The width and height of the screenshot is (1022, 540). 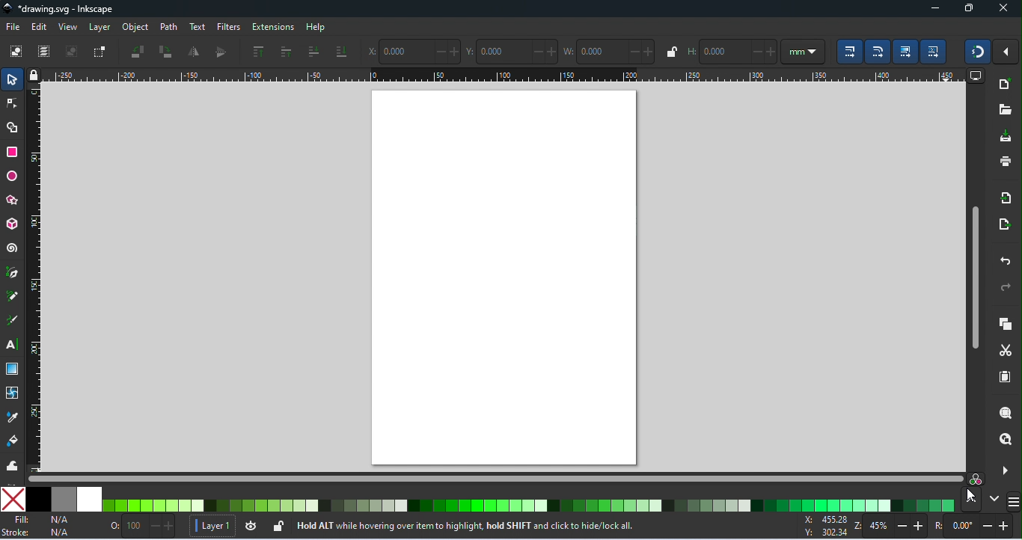 I want to click on help, so click(x=316, y=28).